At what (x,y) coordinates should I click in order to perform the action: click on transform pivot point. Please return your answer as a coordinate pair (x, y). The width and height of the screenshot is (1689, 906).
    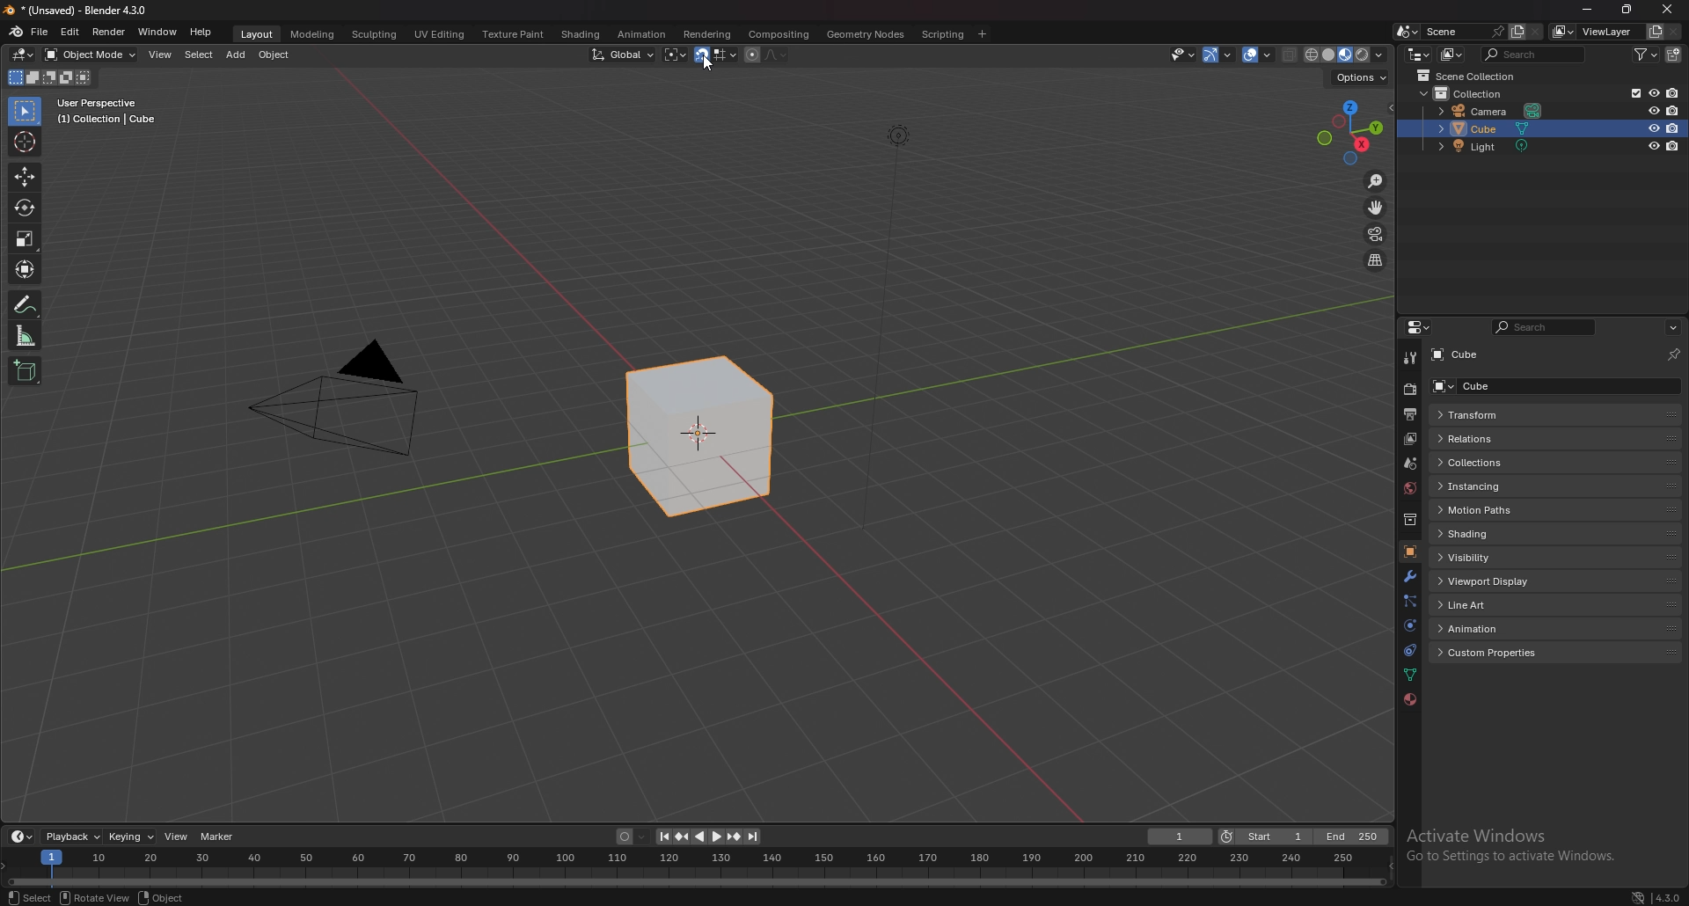
    Looking at the image, I should click on (675, 55).